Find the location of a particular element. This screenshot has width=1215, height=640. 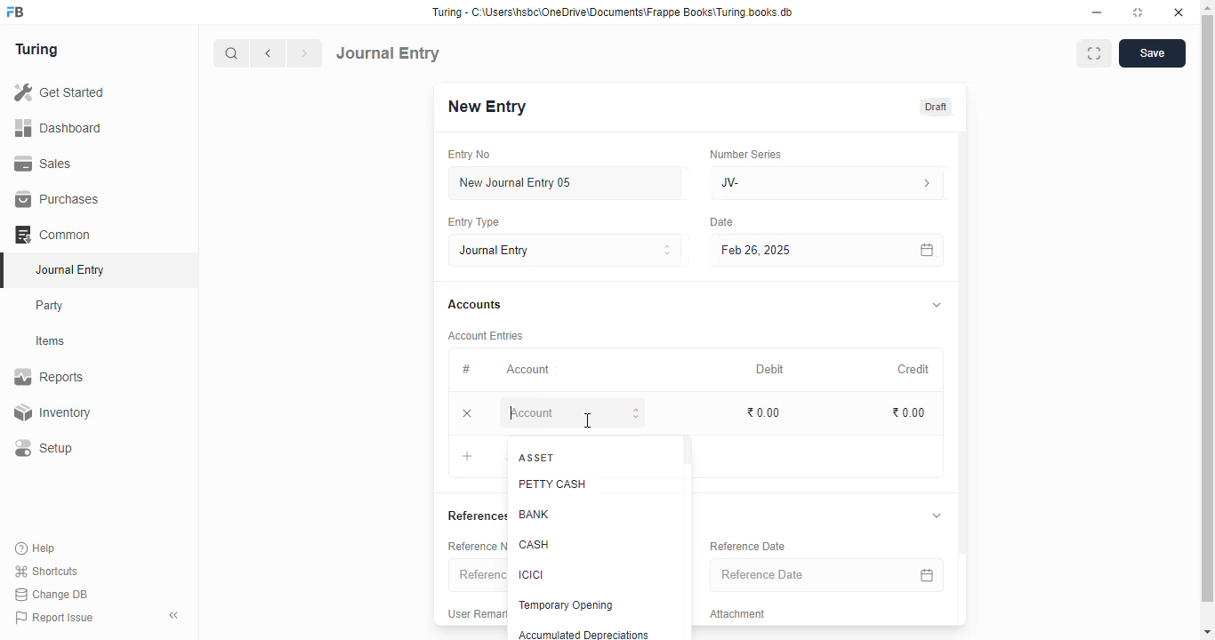

search is located at coordinates (232, 53).